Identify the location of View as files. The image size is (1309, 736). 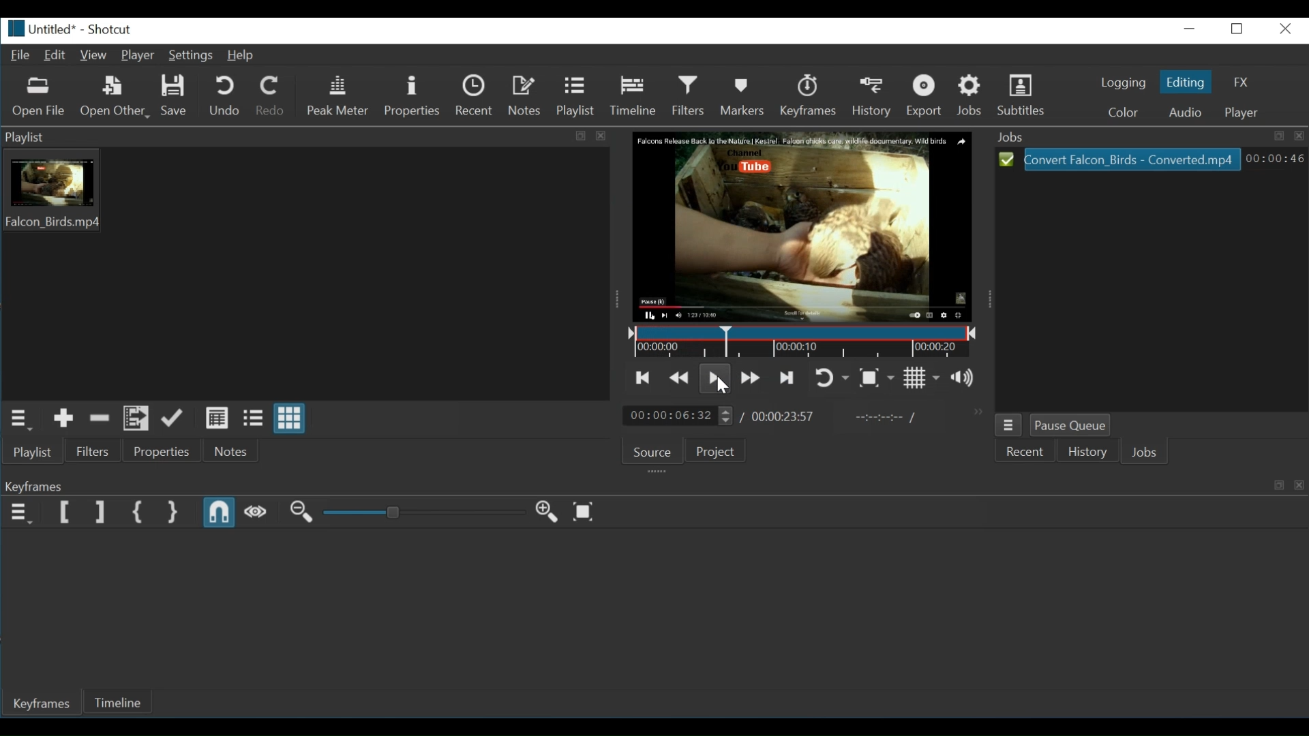
(253, 418).